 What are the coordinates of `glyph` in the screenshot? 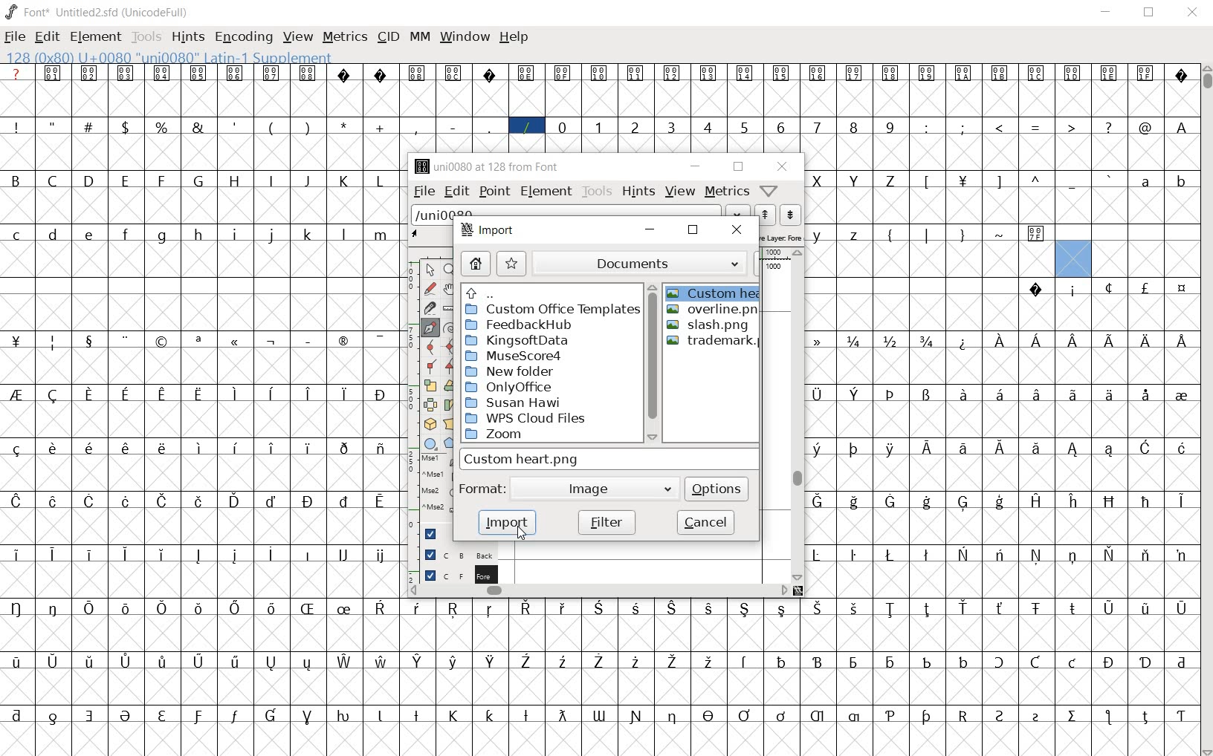 It's located at (745, 609).